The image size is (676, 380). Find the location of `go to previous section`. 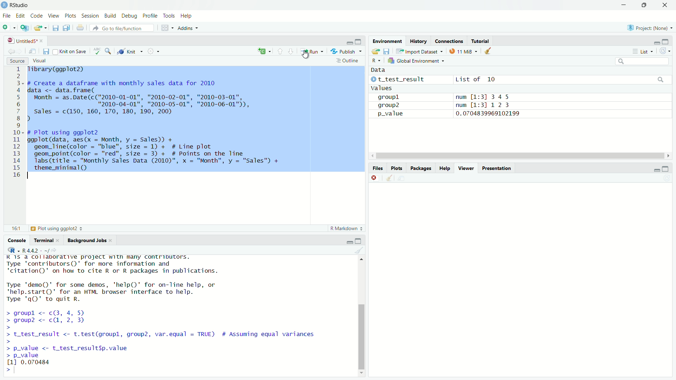

go to previous section is located at coordinates (280, 52).